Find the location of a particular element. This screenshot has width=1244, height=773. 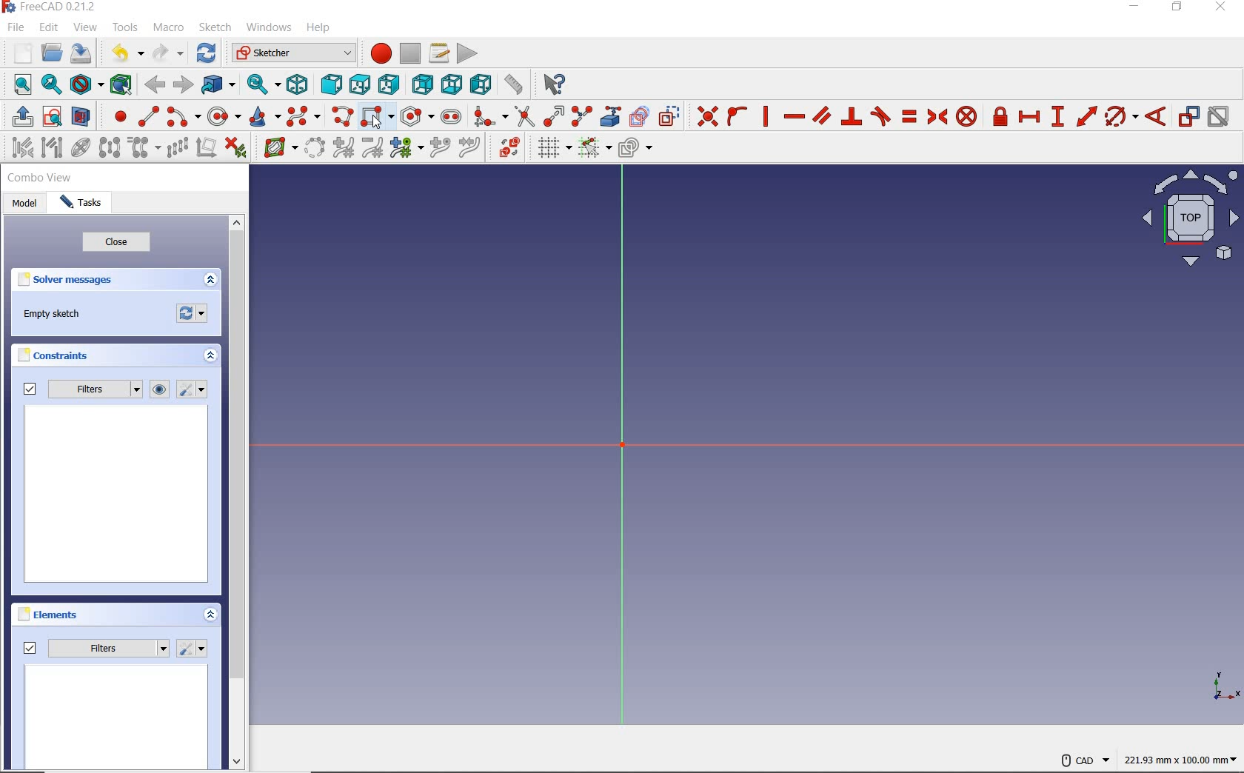

show/hide b-splineinformation layer is located at coordinates (275, 150).